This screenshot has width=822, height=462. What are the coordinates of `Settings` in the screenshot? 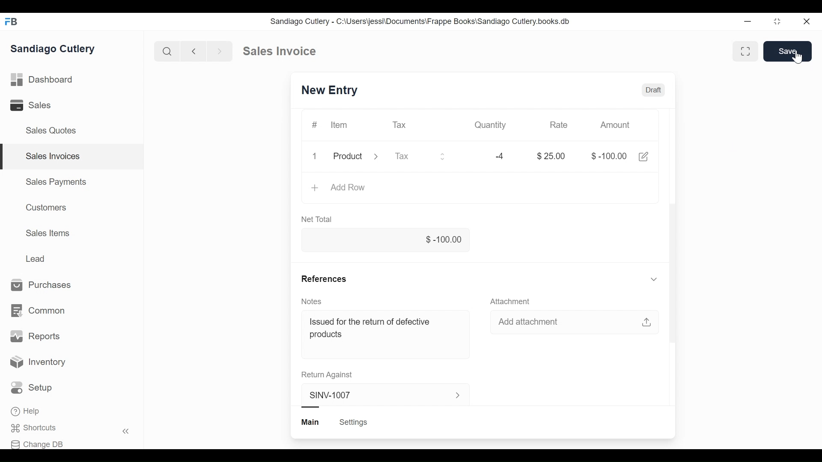 It's located at (354, 422).